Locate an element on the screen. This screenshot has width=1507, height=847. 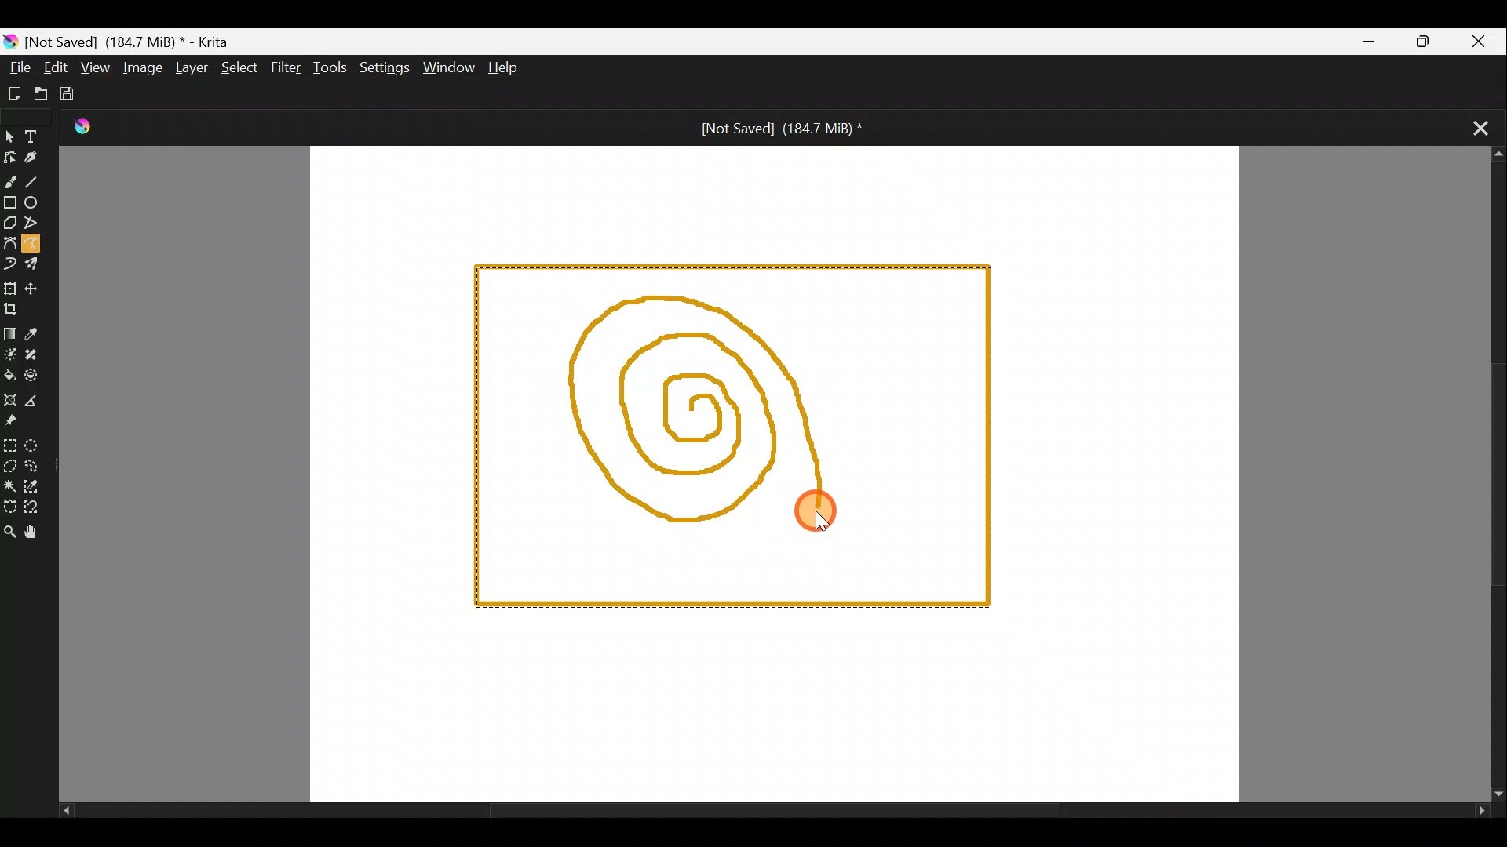
Transform a layer is located at coordinates (9, 289).